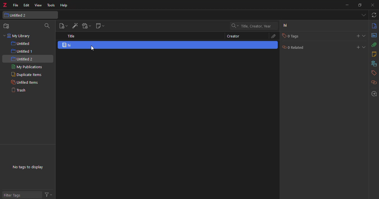 This screenshot has width=379, height=199. What do you see at coordinates (22, 51) in the screenshot?
I see `untitled 1` at bounding box center [22, 51].